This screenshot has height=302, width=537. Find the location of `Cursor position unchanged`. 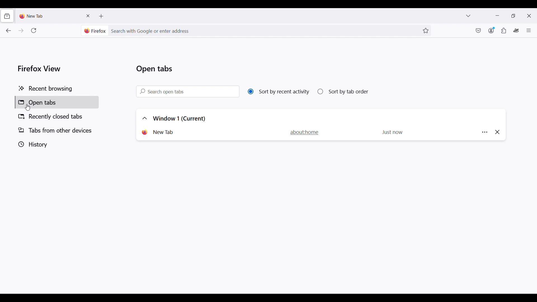

Cursor position unchanged is located at coordinates (27, 108).